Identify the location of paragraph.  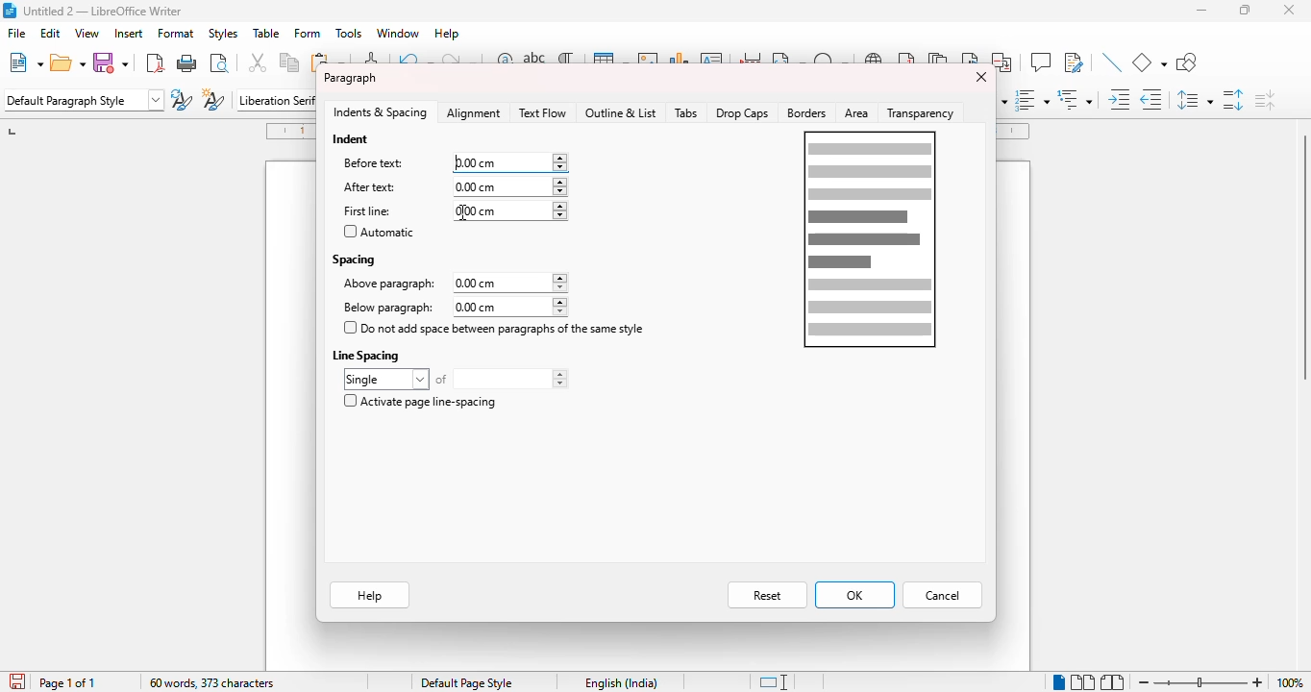
(350, 78).